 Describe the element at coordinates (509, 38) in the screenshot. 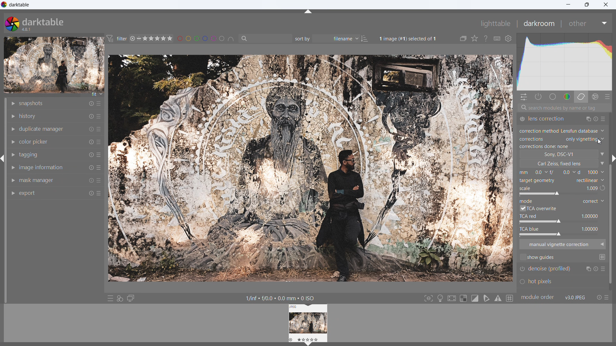

I see `global preferences` at that location.